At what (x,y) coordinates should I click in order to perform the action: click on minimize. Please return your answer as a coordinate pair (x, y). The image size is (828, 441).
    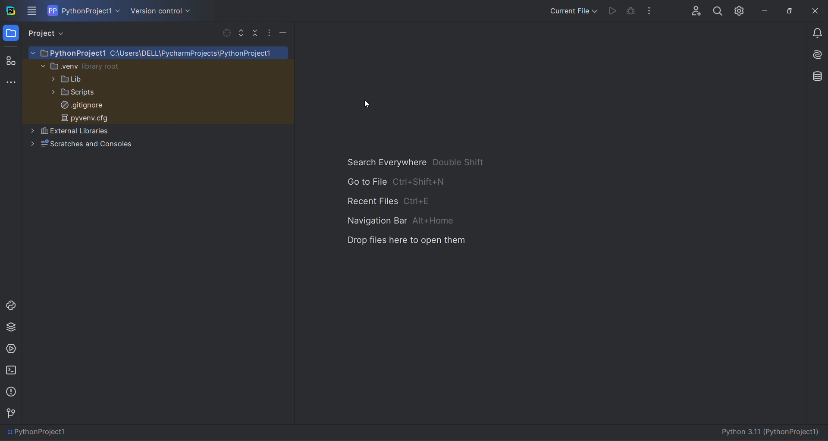
    Looking at the image, I should click on (769, 9).